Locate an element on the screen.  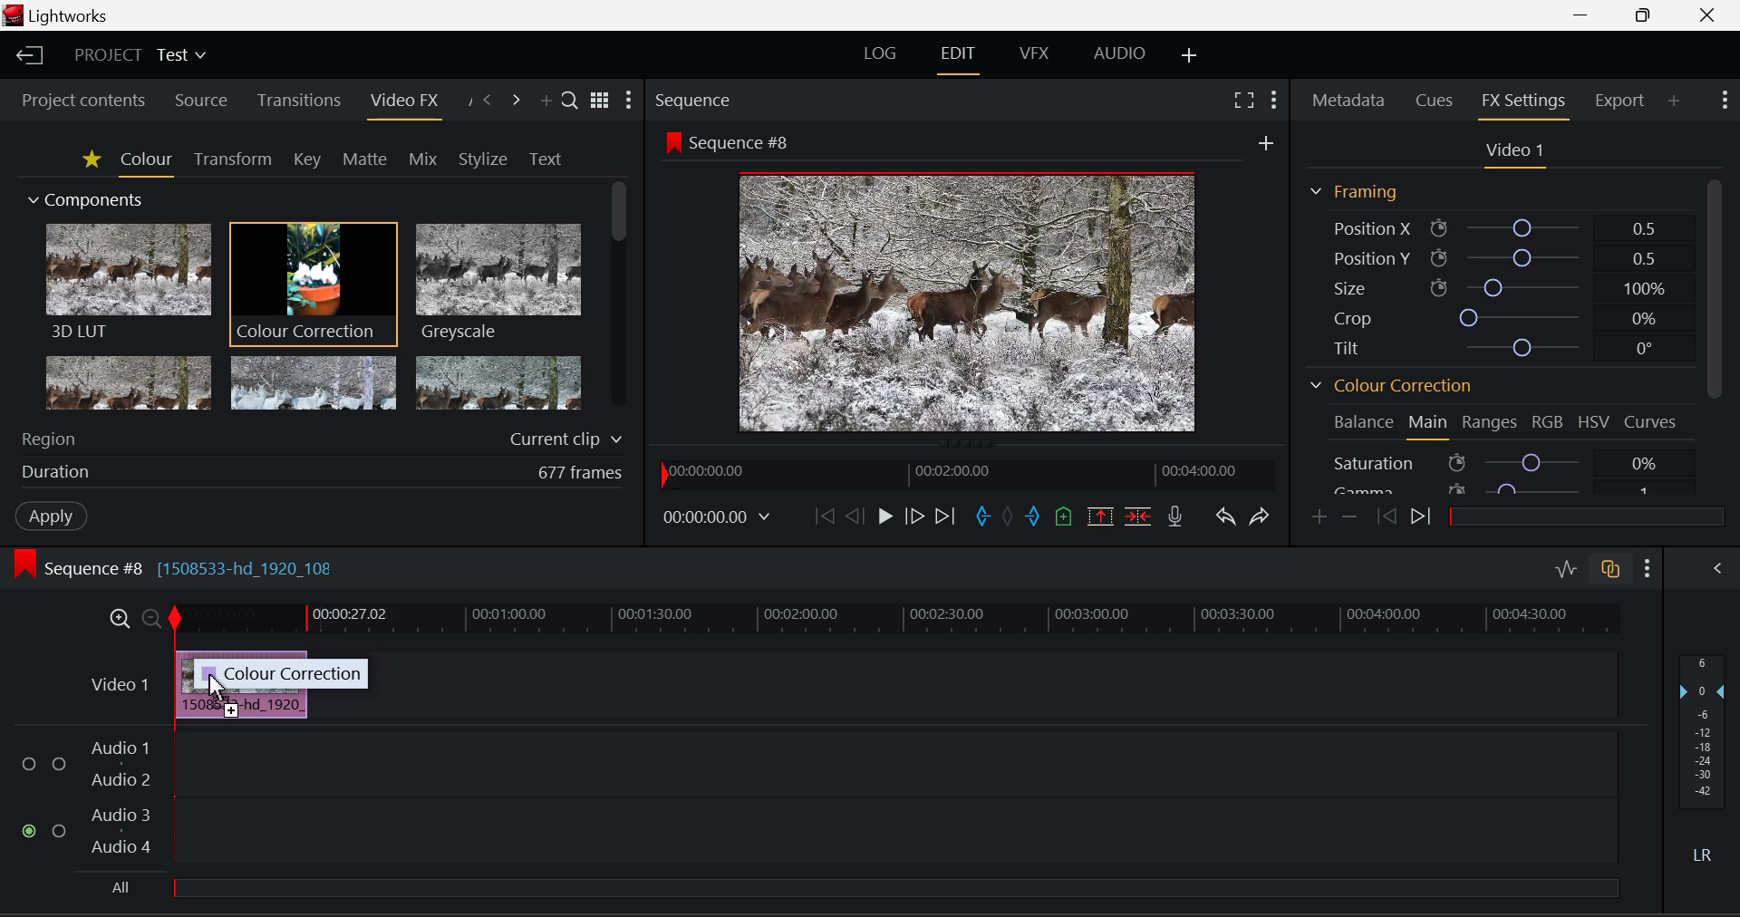
EDIT Layout Open is located at coordinates (959, 58).